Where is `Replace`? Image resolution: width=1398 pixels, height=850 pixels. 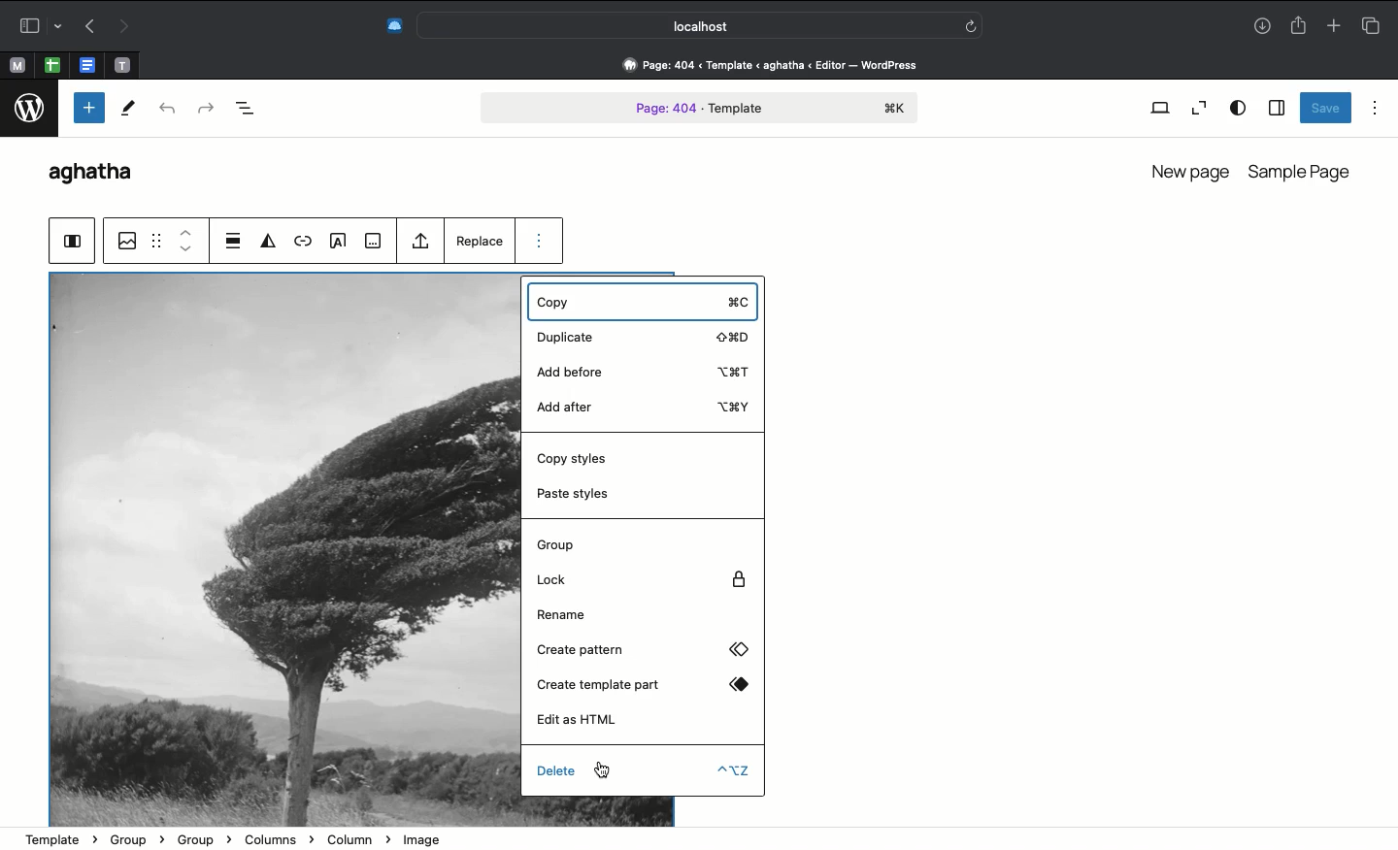
Replace is located at coordinates (477, 241).